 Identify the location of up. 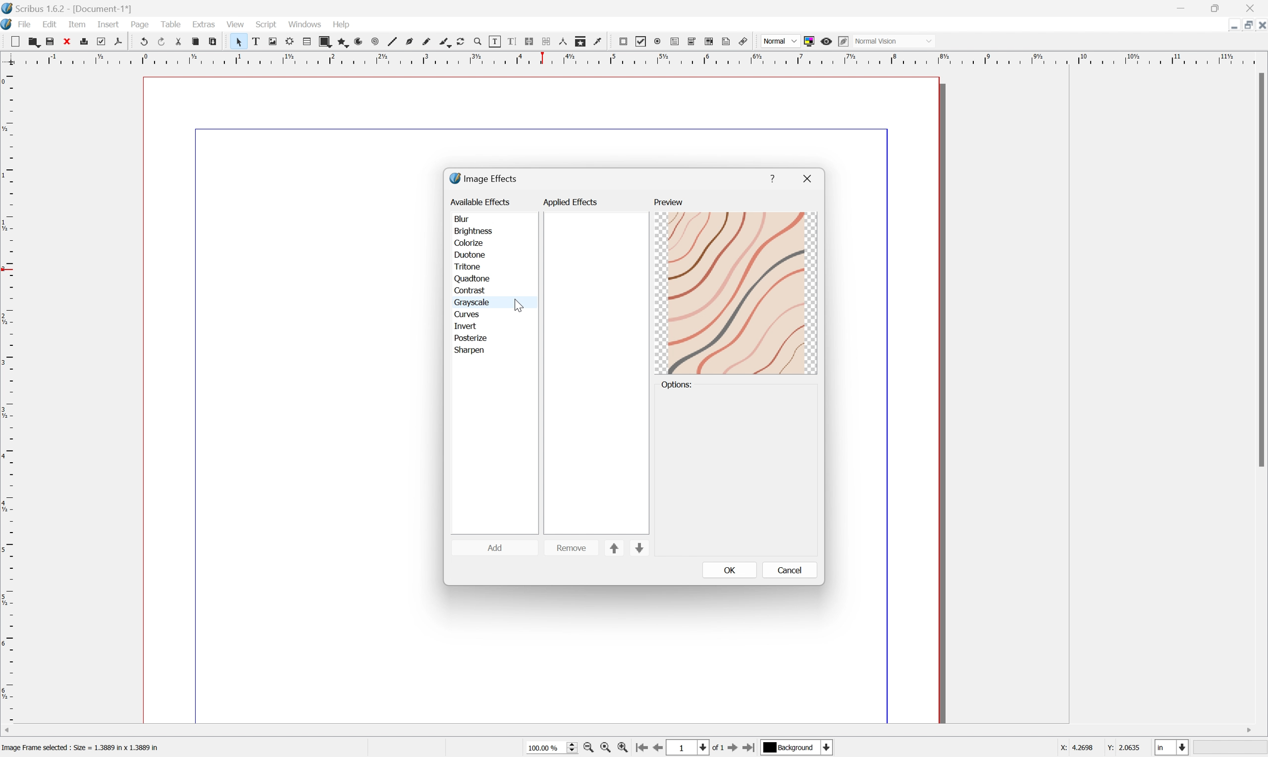
(615, 548).